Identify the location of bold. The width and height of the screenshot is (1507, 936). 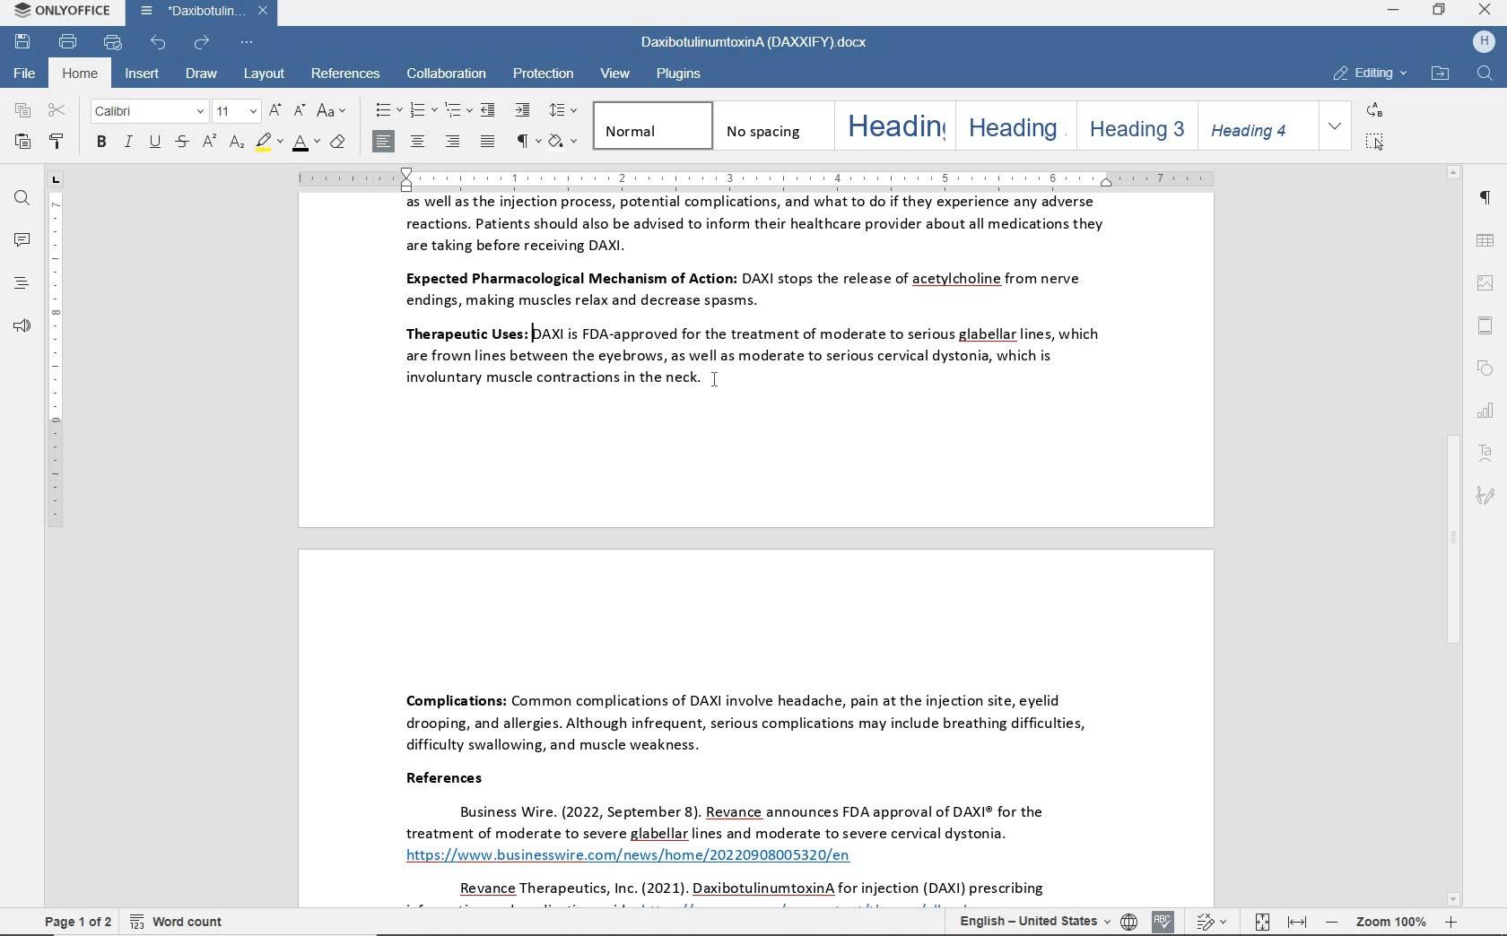
(100, 143).